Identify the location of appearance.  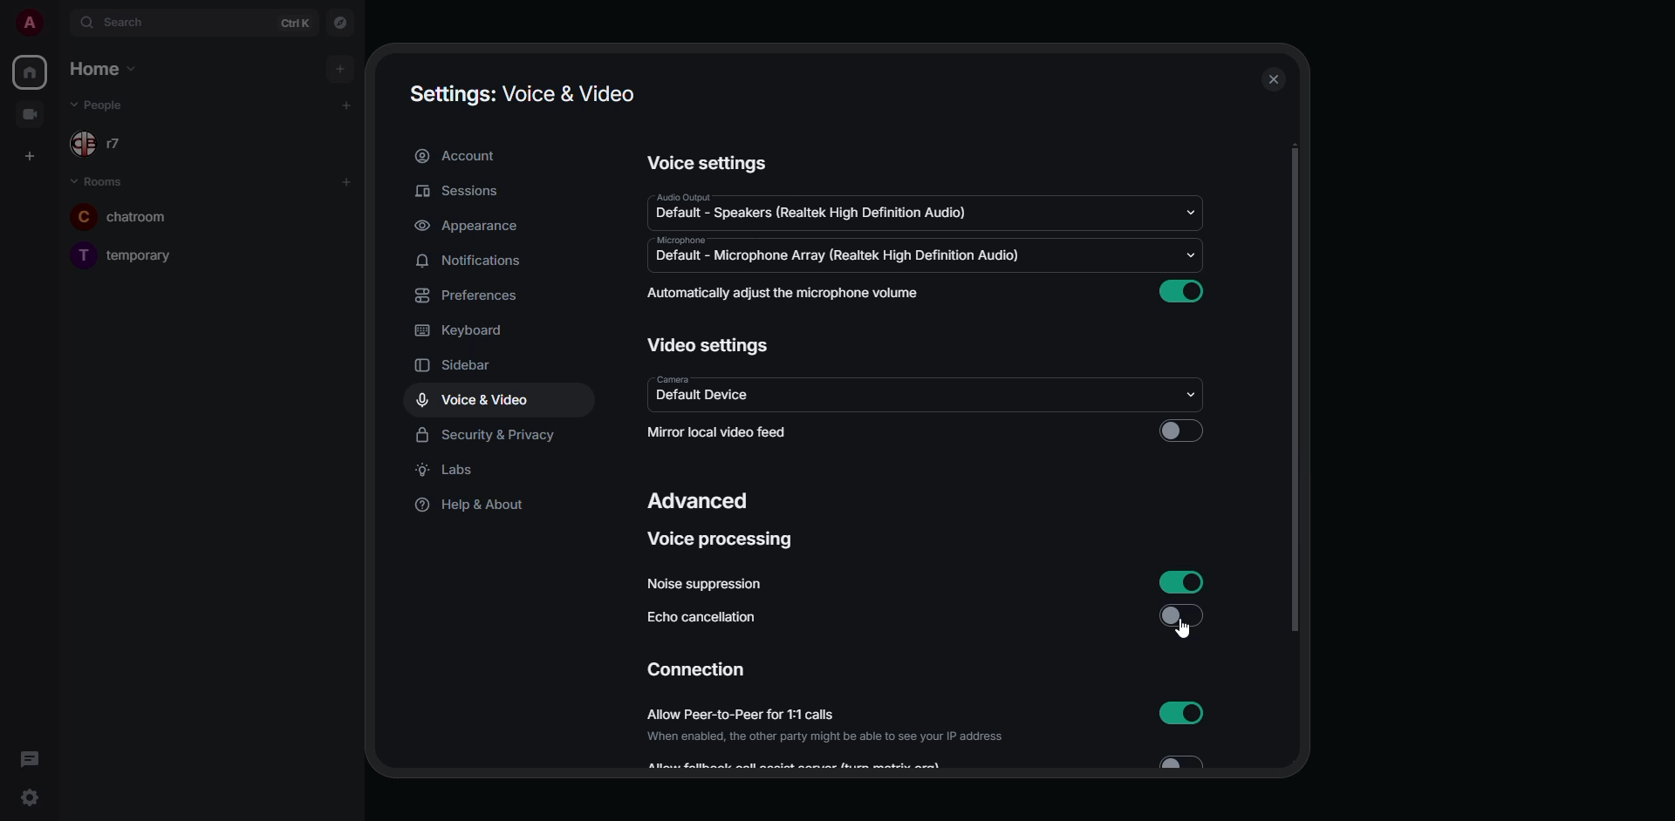
(467, 226).